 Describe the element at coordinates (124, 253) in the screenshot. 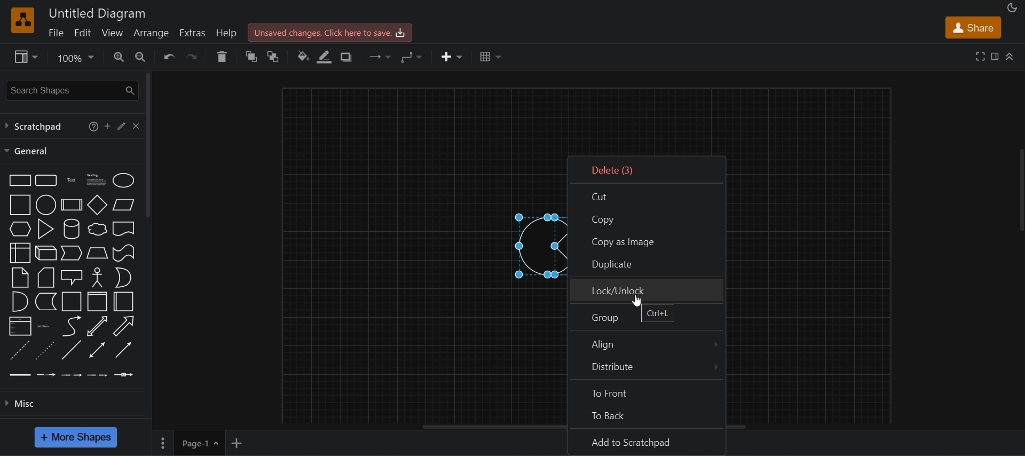

I see `taPE` at that location.